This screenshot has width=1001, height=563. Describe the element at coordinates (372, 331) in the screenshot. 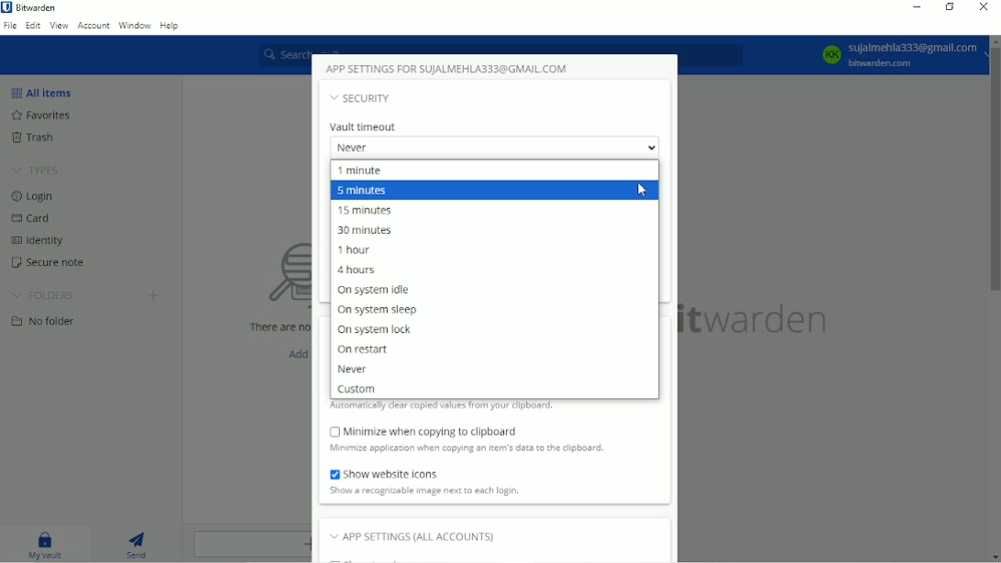

I see `On system lock` at that location.